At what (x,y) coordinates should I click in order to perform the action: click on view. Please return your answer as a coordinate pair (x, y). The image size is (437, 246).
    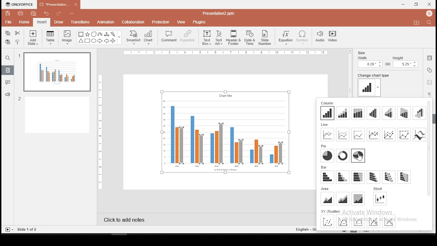
    Looking at the image, I should click on (182, 22).